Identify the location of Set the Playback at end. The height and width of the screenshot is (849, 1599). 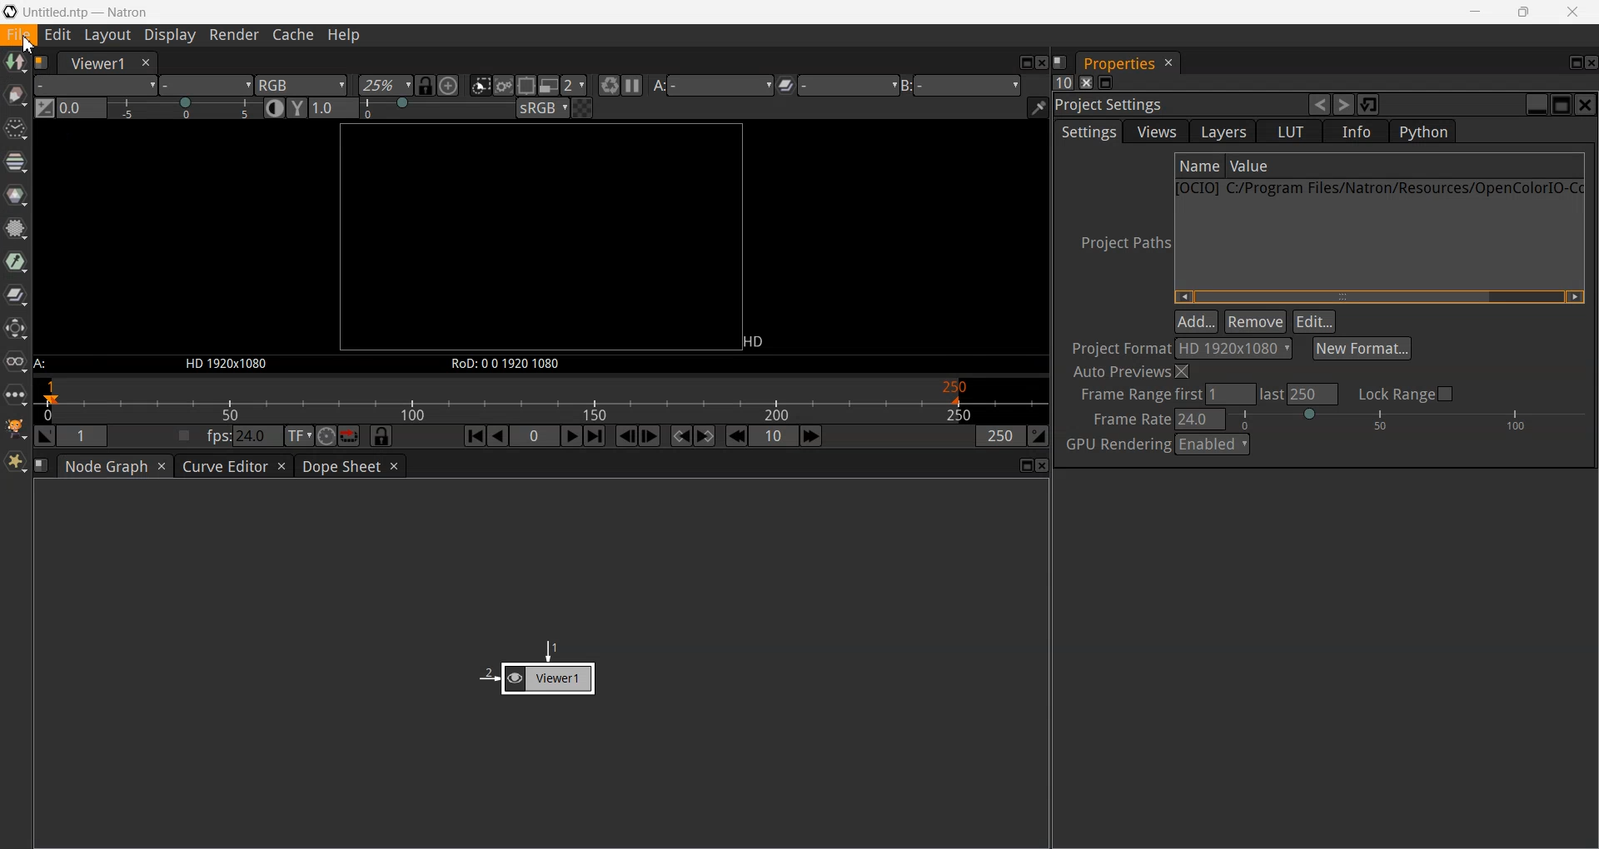
(1039, 435).